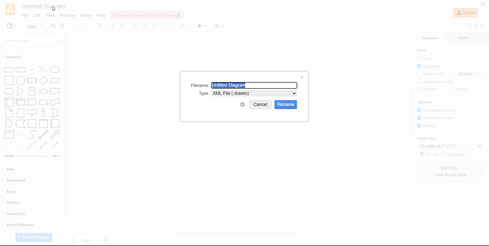 The image size is (489, 246). What do you see at coordinates (10, 9) in the screenshot?
I see `Logo ` at bounding box center [10, 9].